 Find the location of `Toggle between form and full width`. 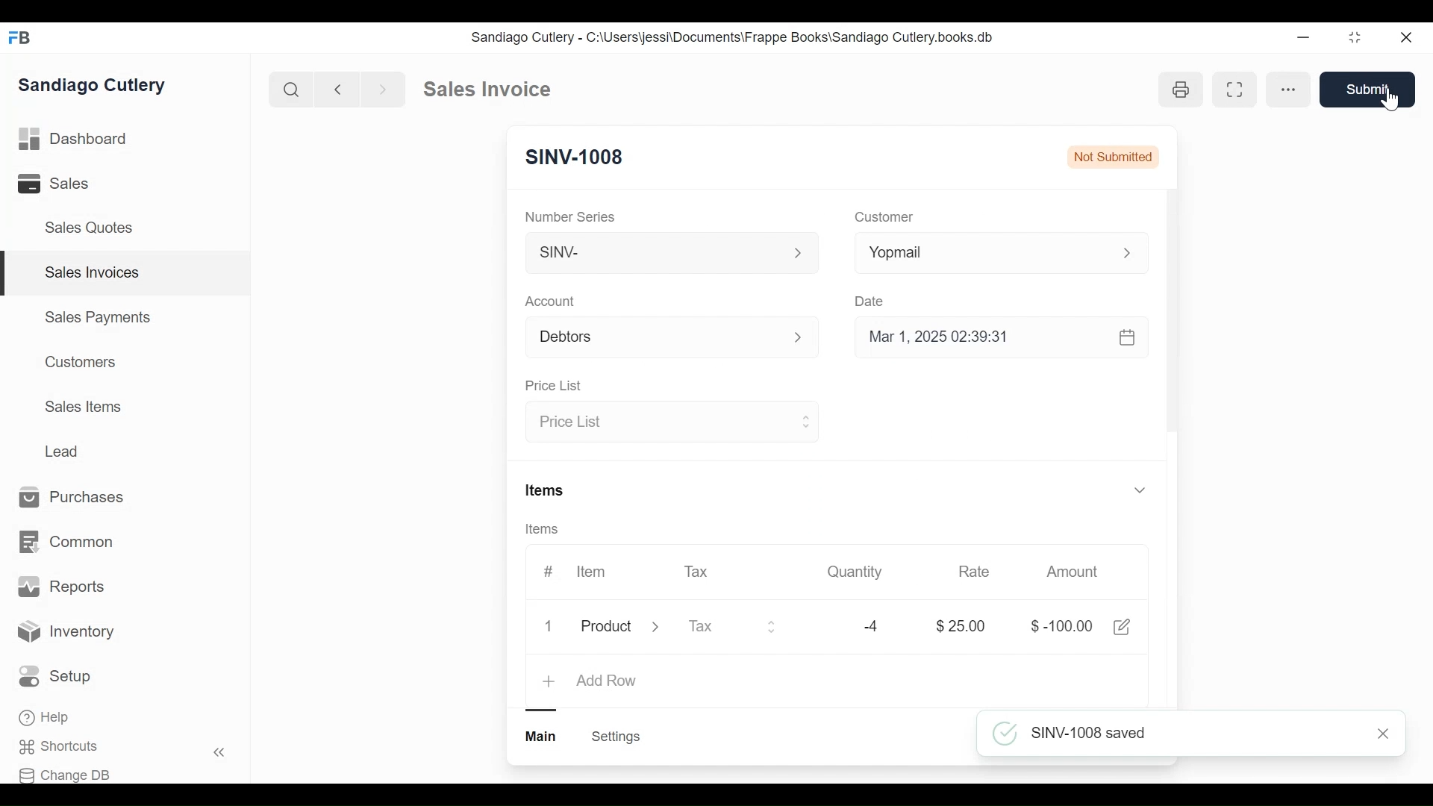

Toggle between form and full width is located at coordinates (1235, 89).